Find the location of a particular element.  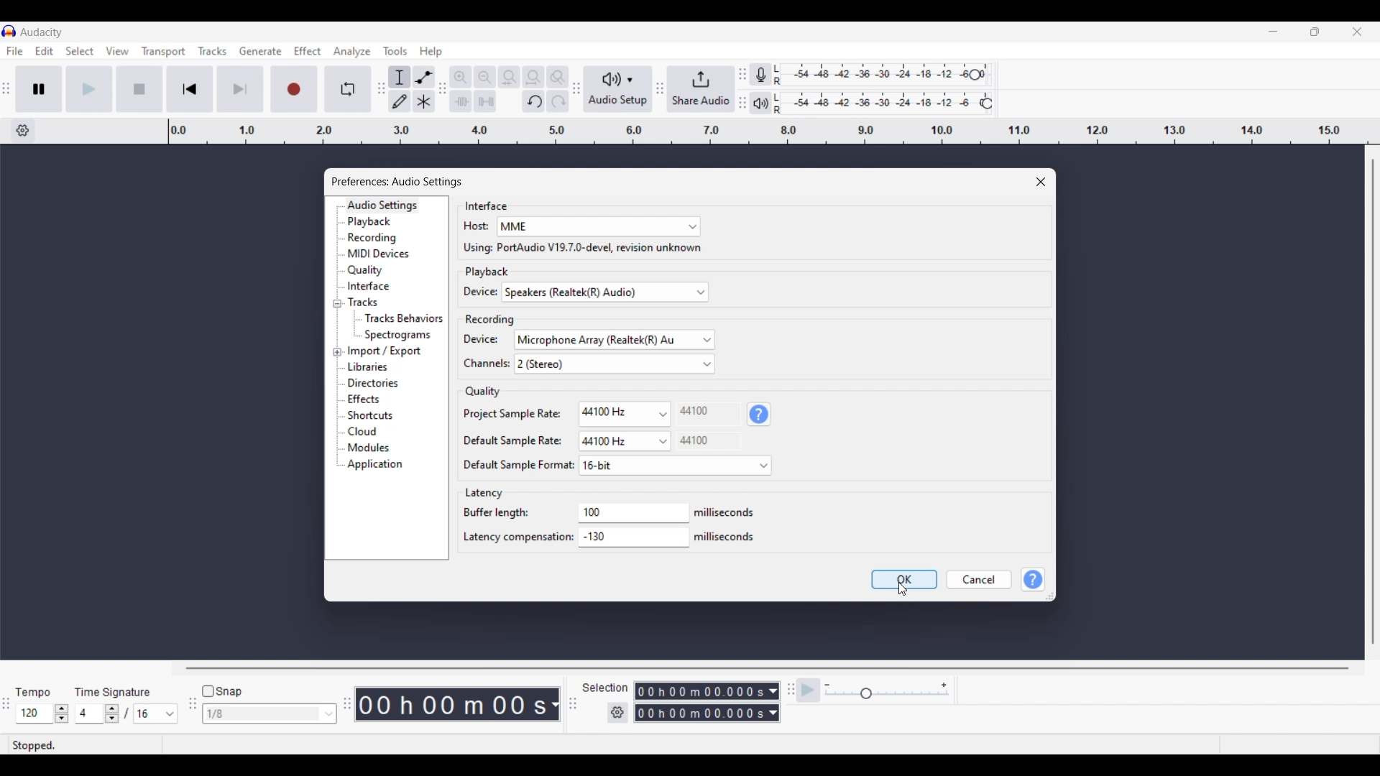

Stop is located at coordinates (140, 89).